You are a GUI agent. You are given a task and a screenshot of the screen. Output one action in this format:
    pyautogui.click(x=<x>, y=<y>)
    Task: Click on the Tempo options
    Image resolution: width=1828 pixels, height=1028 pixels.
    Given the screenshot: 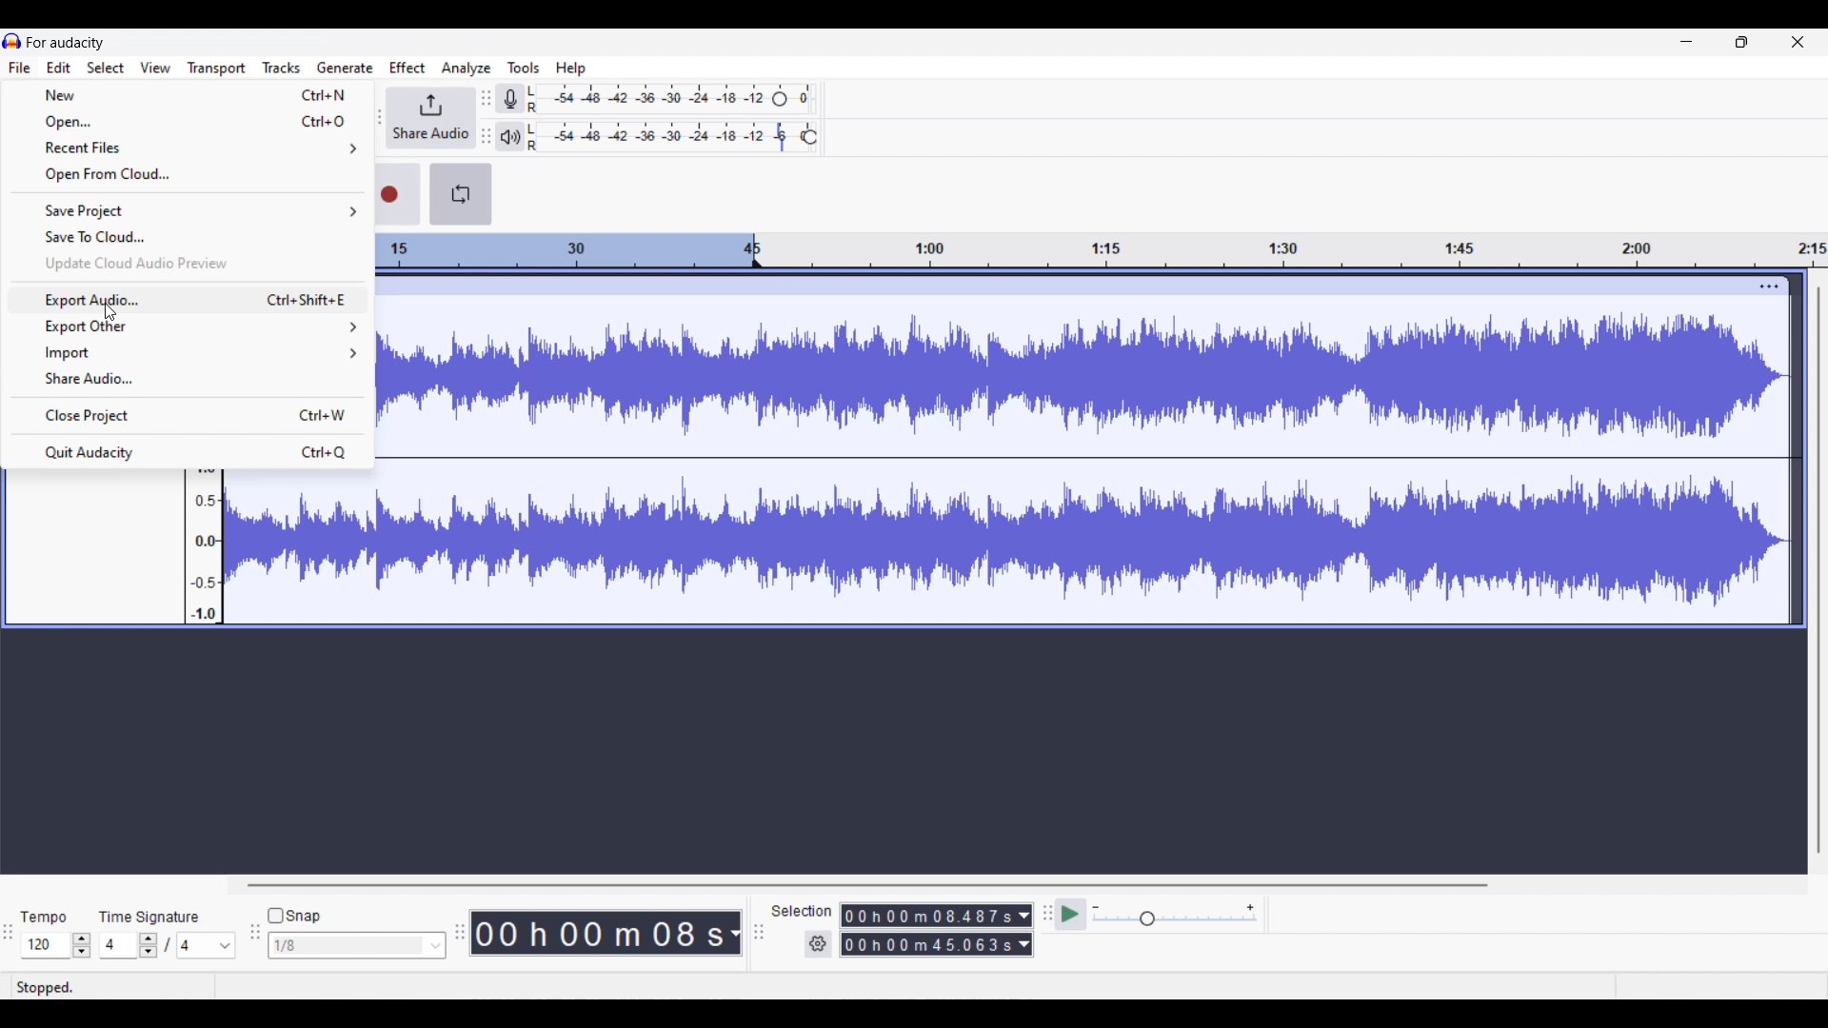 What is the action you would take?
    pyautogui.click(x=46, y=945)
    